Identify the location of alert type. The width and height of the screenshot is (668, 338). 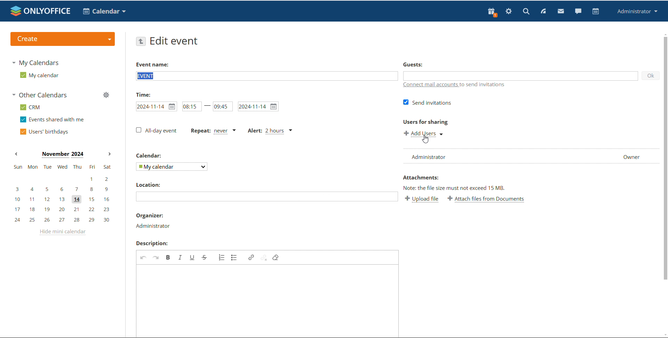
(271, 131).